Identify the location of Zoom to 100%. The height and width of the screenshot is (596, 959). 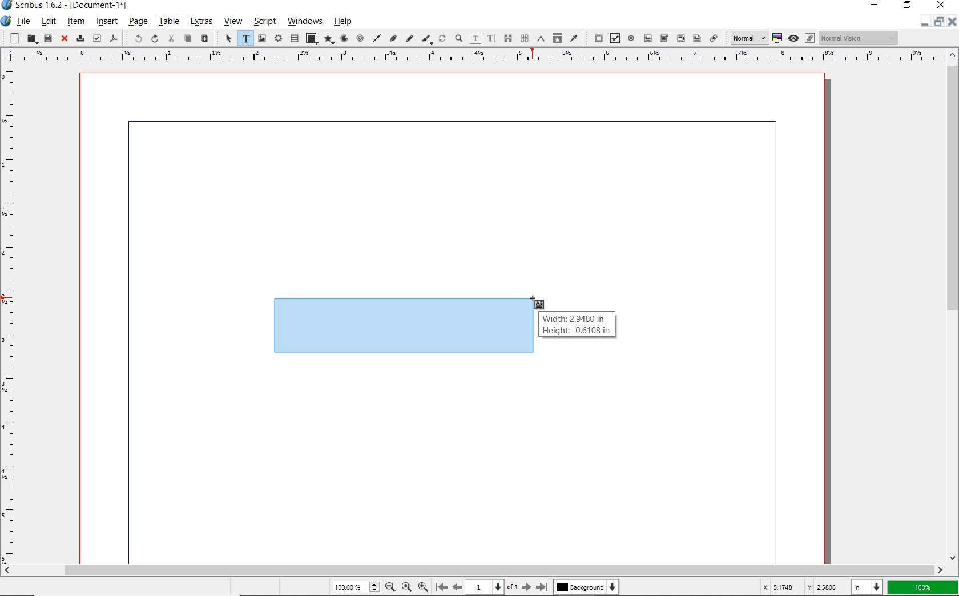
(405, 586).